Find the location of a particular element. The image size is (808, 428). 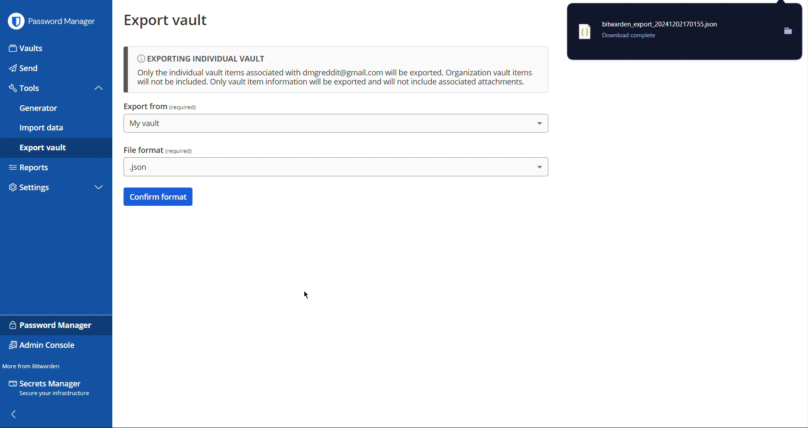

Send is located at coordinates (55, 69).